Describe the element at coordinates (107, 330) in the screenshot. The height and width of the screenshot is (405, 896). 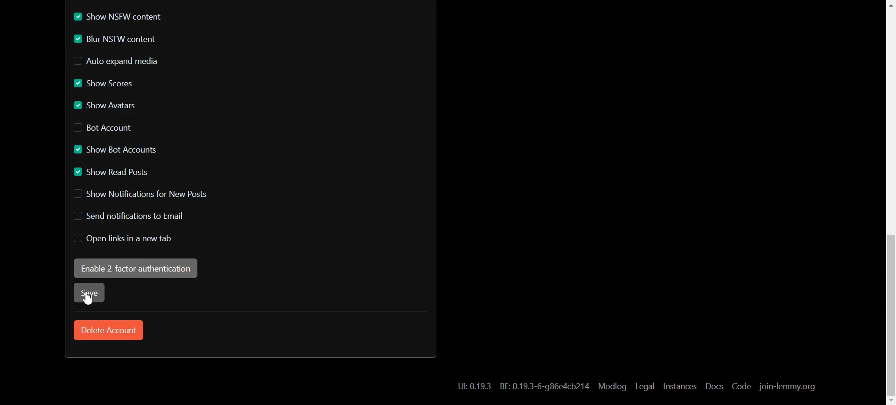
I see `Delete Account` at that location.